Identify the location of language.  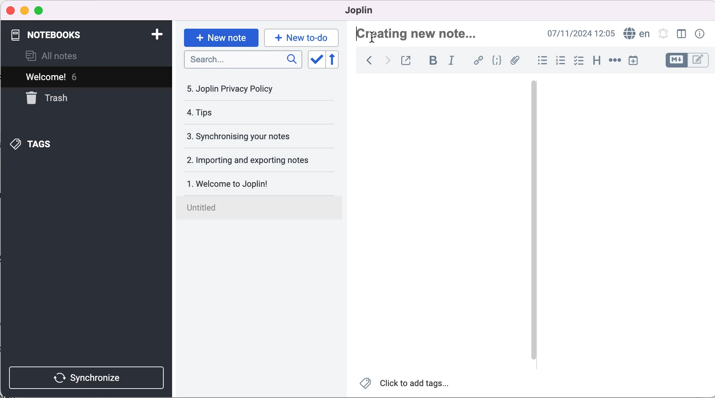
(636, 34).